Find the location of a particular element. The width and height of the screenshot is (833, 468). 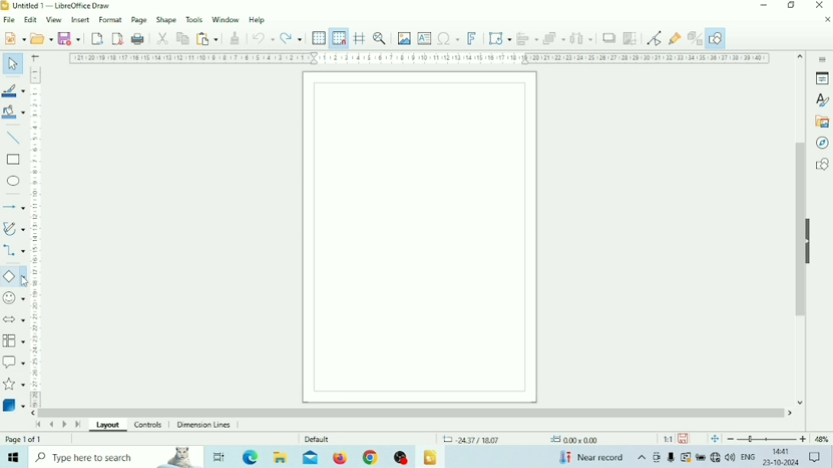

Dimension Lines is located at coordinates (206, 425).